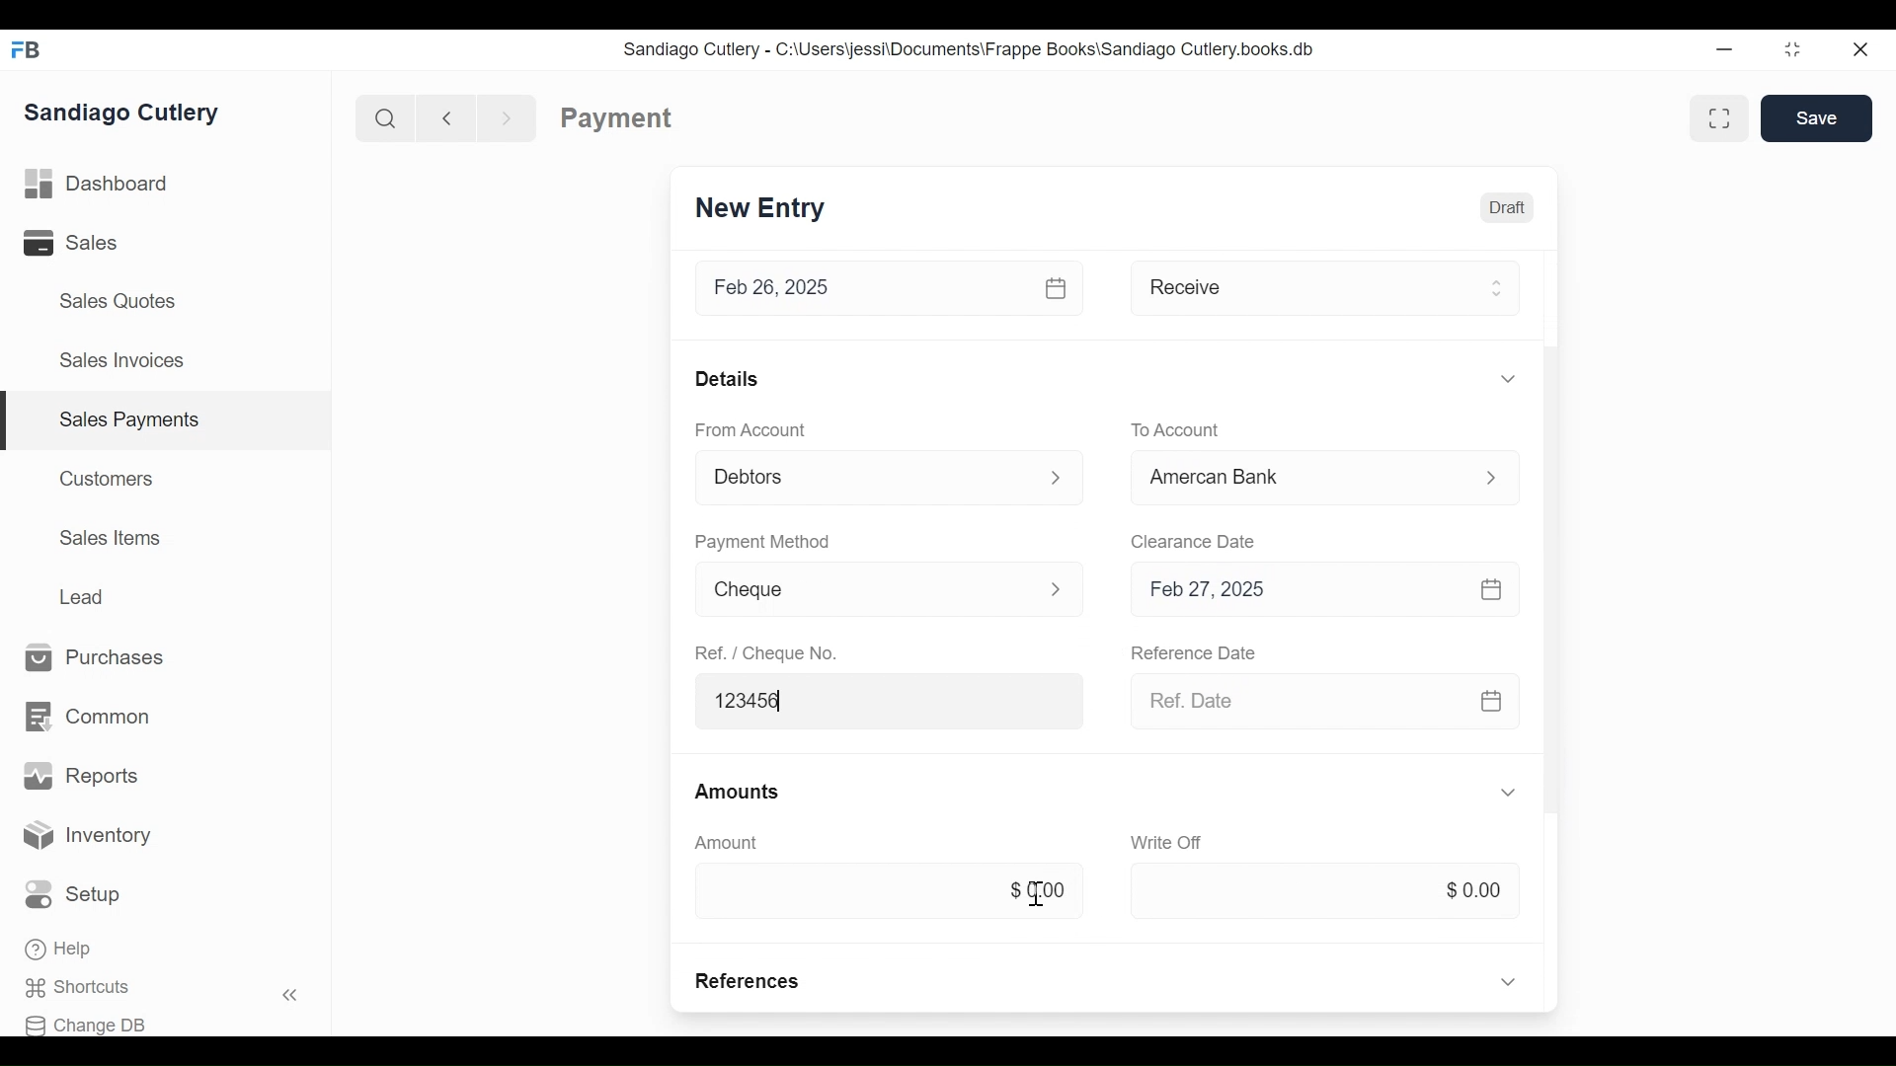  What do you see at coordinates (1176, 428) in the screenshot?
I see `To Account` at bounding box center [1176, 428].